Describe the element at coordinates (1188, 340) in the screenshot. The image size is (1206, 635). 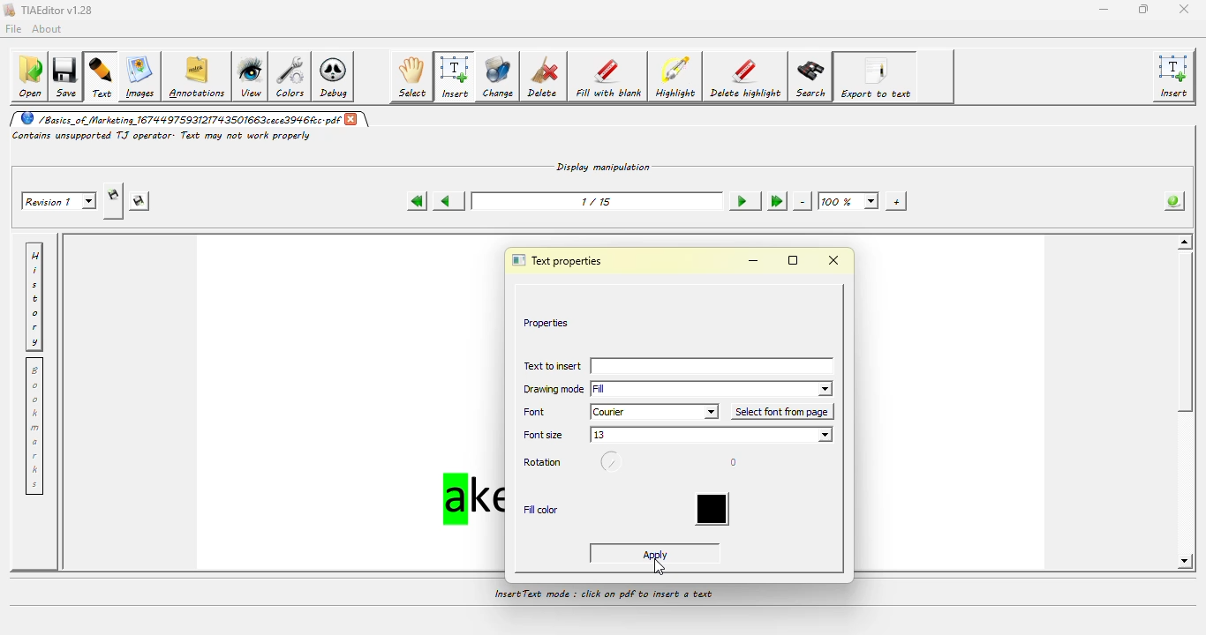
I see `scroll bar` at that location.